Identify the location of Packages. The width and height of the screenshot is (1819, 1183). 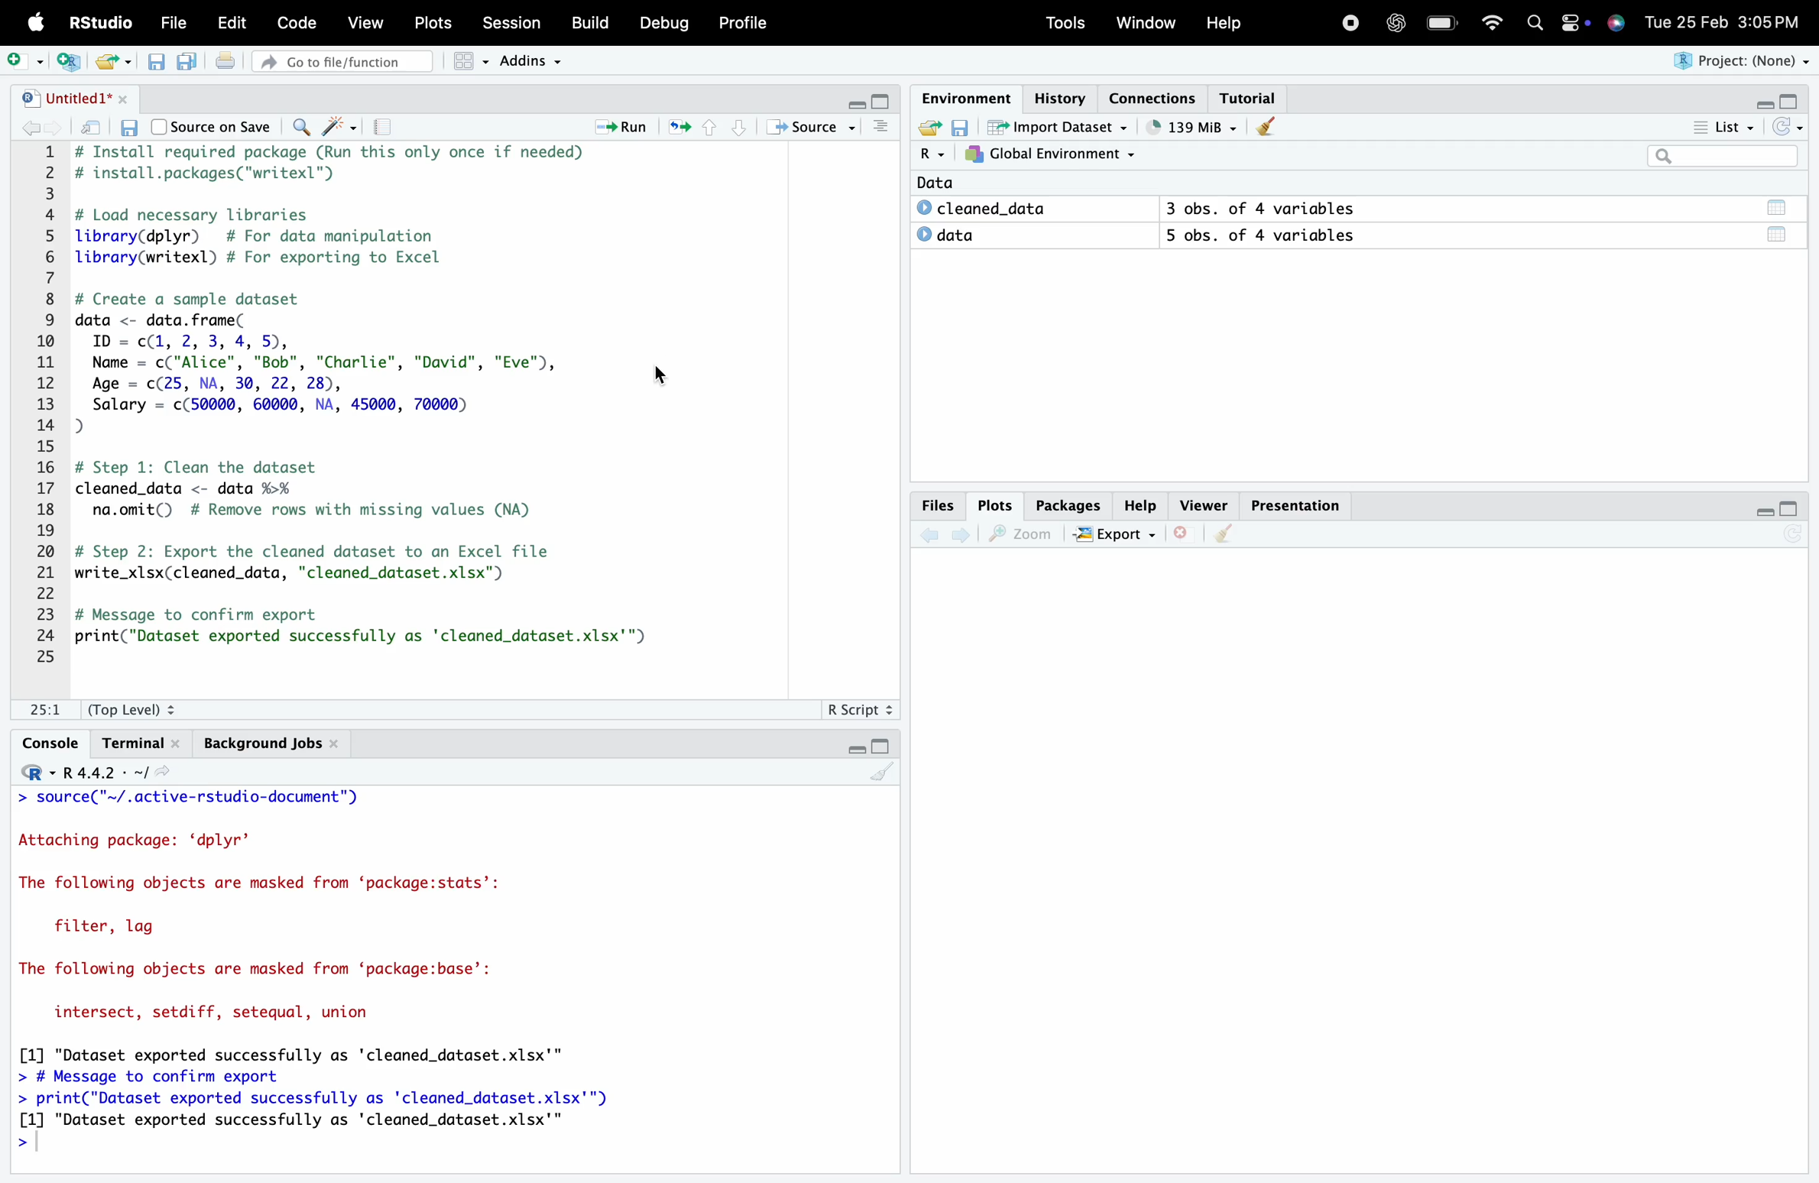
(1069, 505).